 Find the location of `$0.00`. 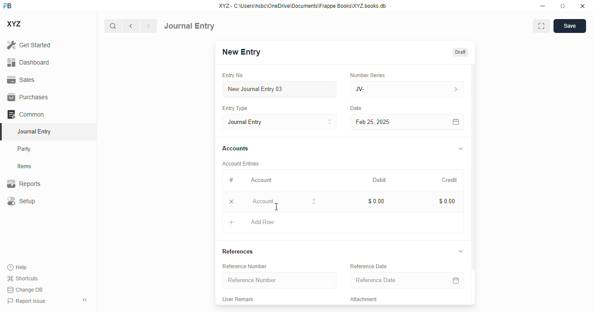

$0.00 is located at coordinates (448, 201).